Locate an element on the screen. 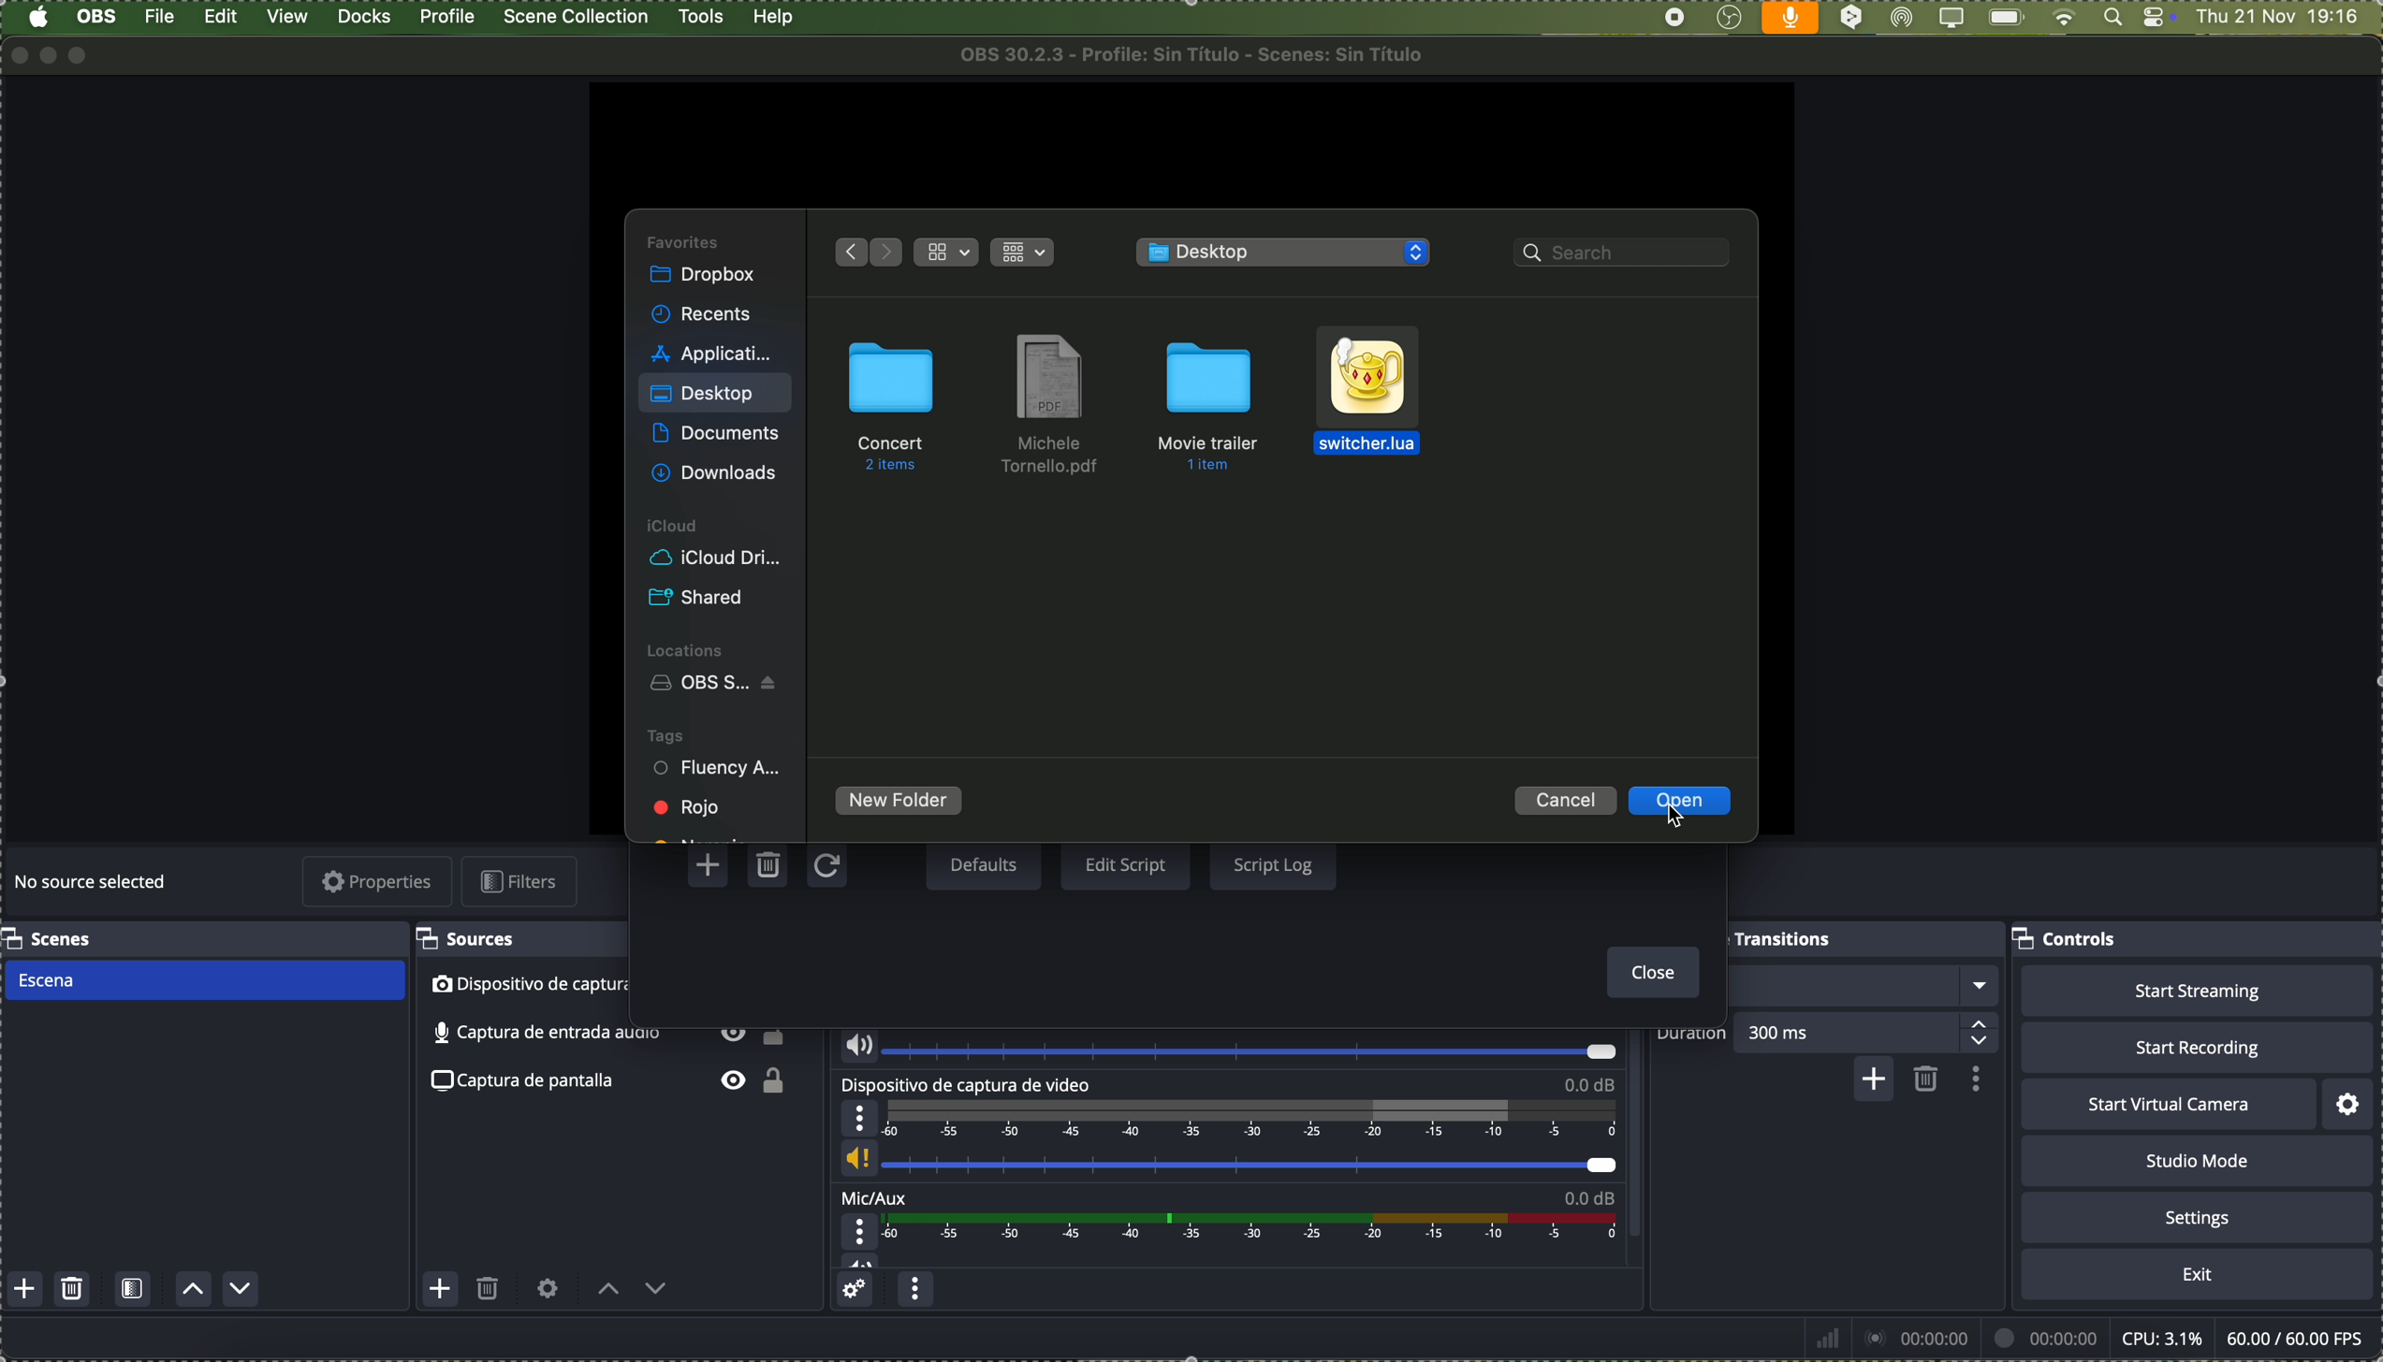  voice activated is located at coordinates (1791, 18).